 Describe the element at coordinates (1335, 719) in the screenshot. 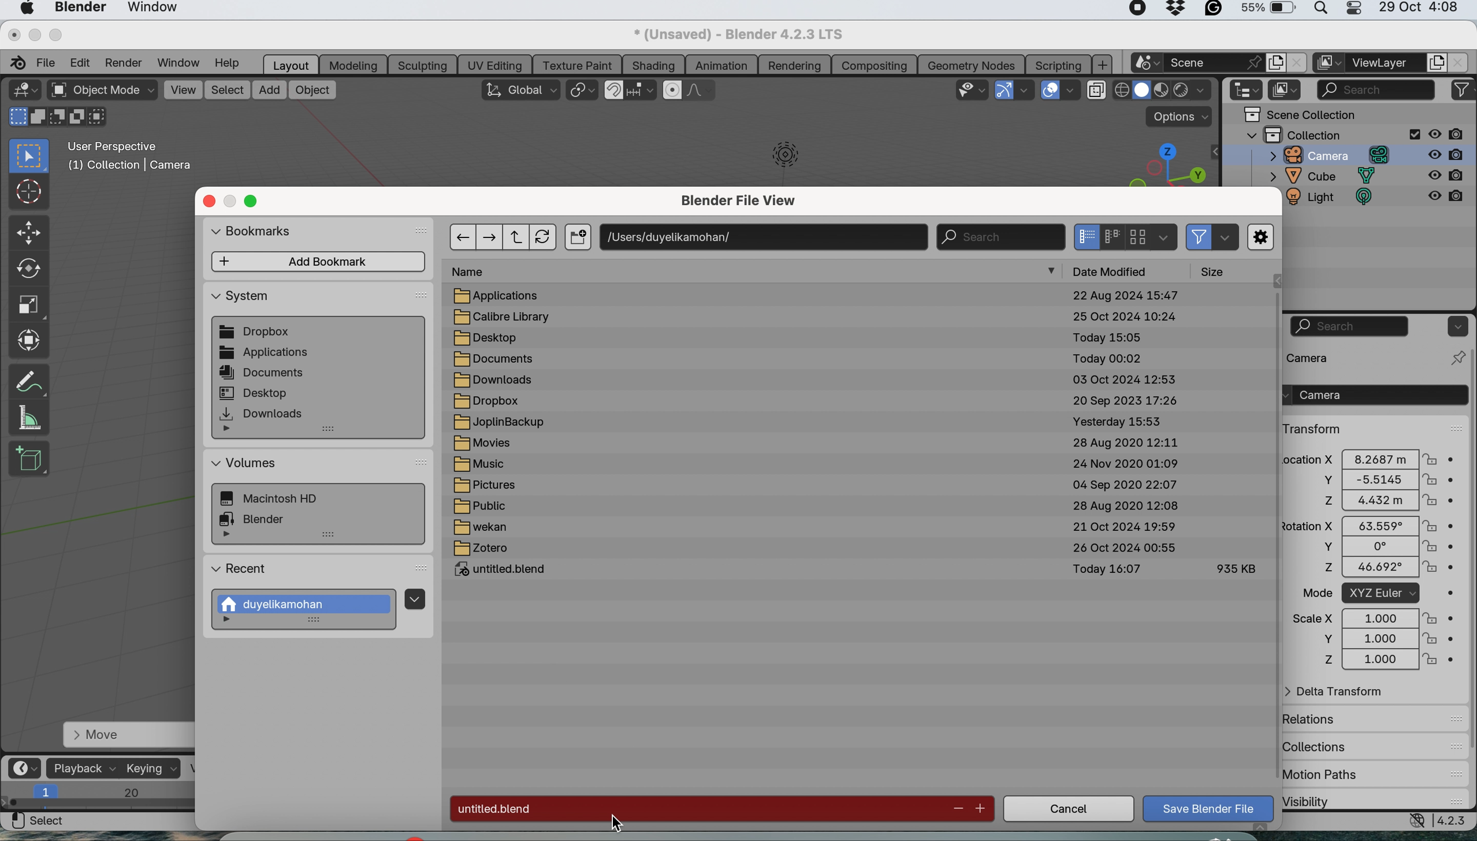

I see `relations` at that location.